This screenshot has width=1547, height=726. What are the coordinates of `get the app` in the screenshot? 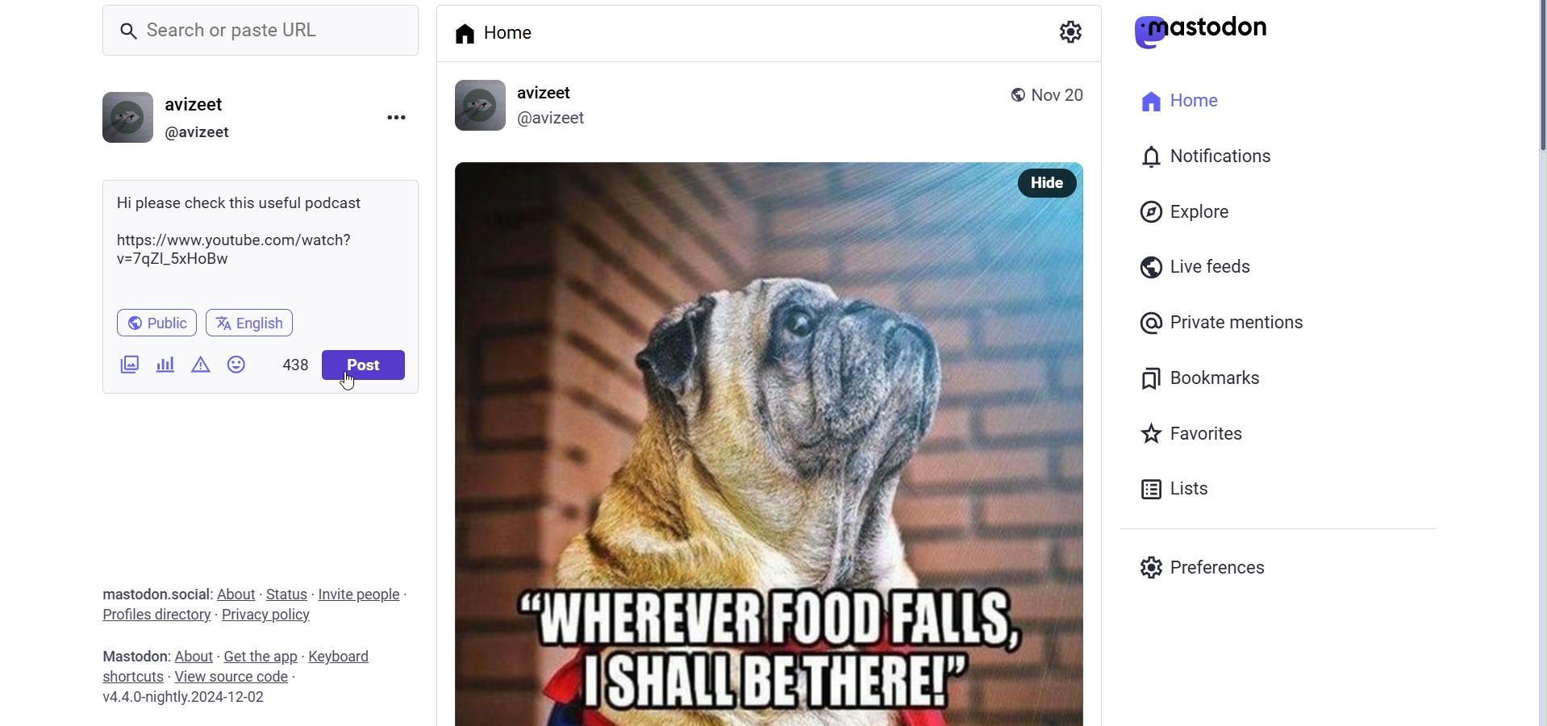 It's located at (260, 655).